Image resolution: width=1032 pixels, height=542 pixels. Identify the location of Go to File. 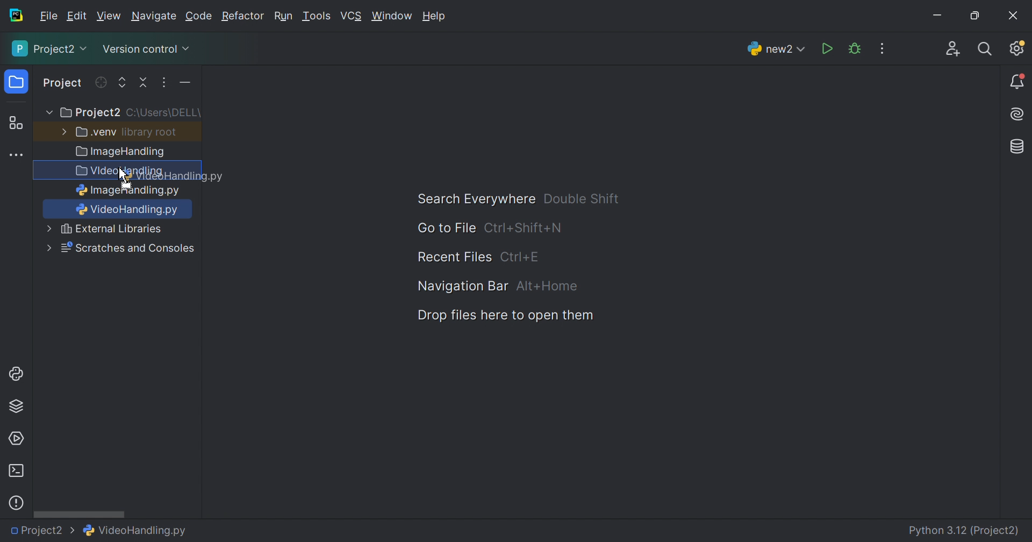
(446, 228).